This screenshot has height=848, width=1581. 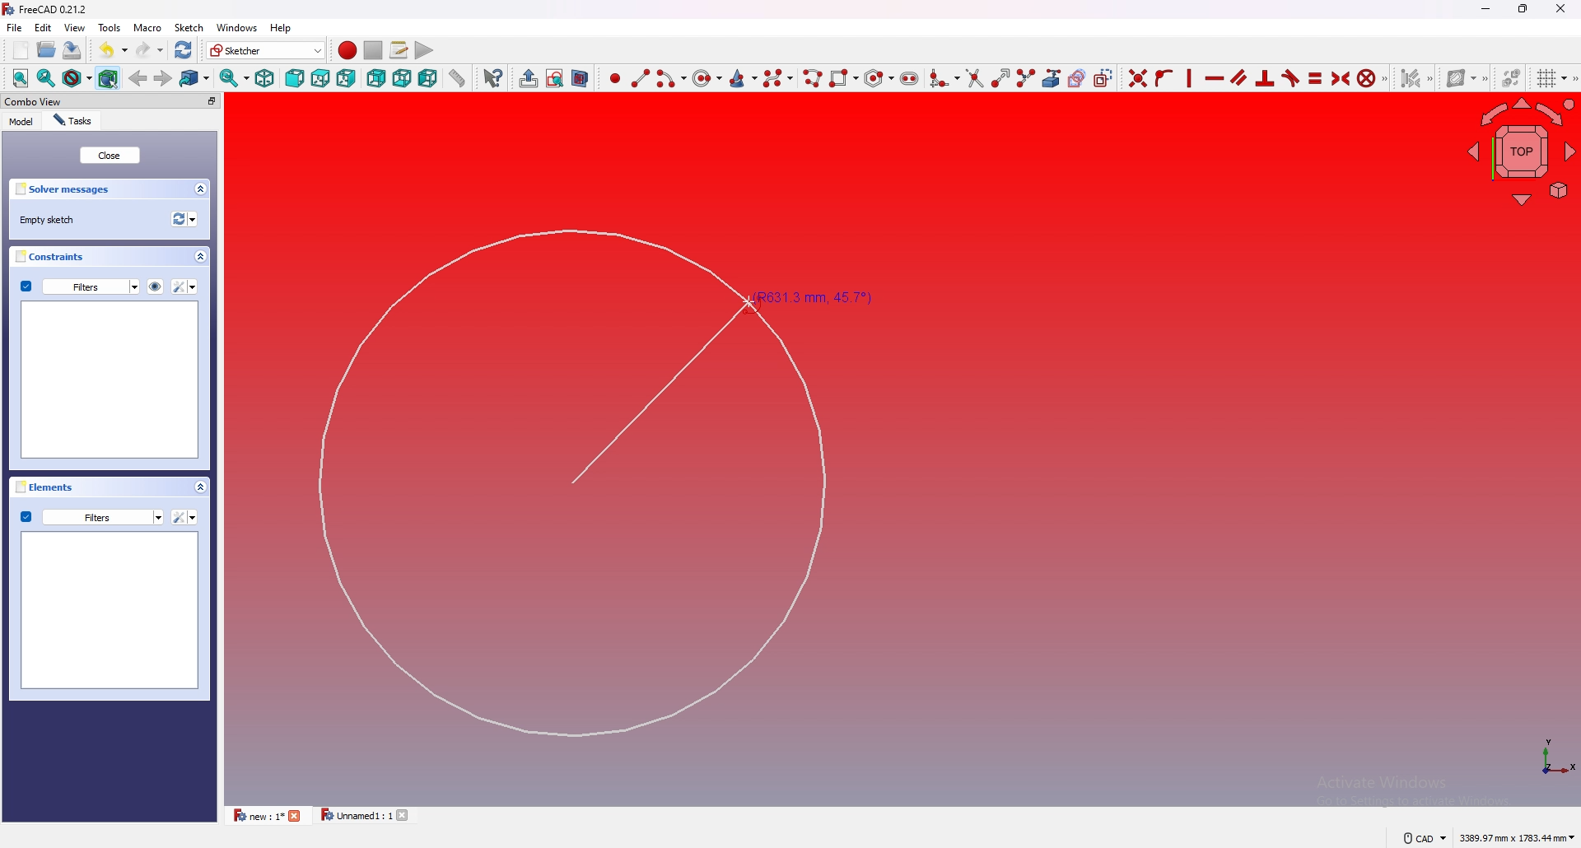 What do you see at coordinates (810, 78) in the screenshot?
I see `create poly line` at bounding box center [810, 78].